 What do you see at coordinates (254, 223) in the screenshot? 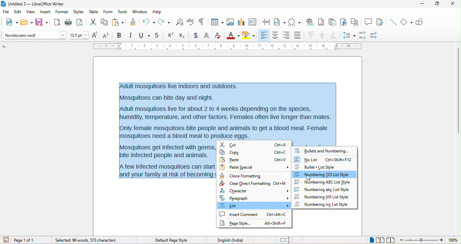
I see `page style` at bounding box center [254, 223].